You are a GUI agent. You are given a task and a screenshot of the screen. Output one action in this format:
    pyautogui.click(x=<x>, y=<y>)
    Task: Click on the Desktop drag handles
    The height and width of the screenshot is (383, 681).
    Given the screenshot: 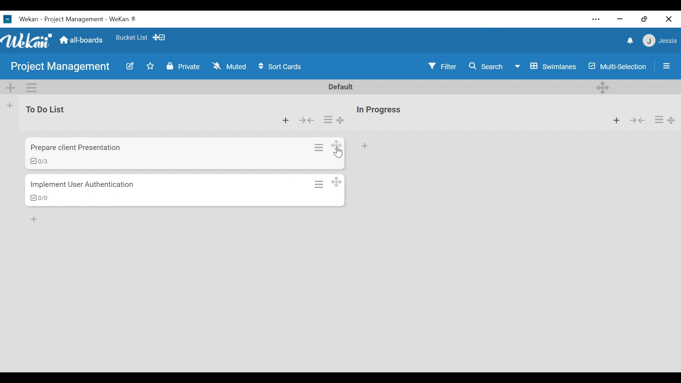 What is the action you would take?
    pyautogui.click(x=671, y=120)
    